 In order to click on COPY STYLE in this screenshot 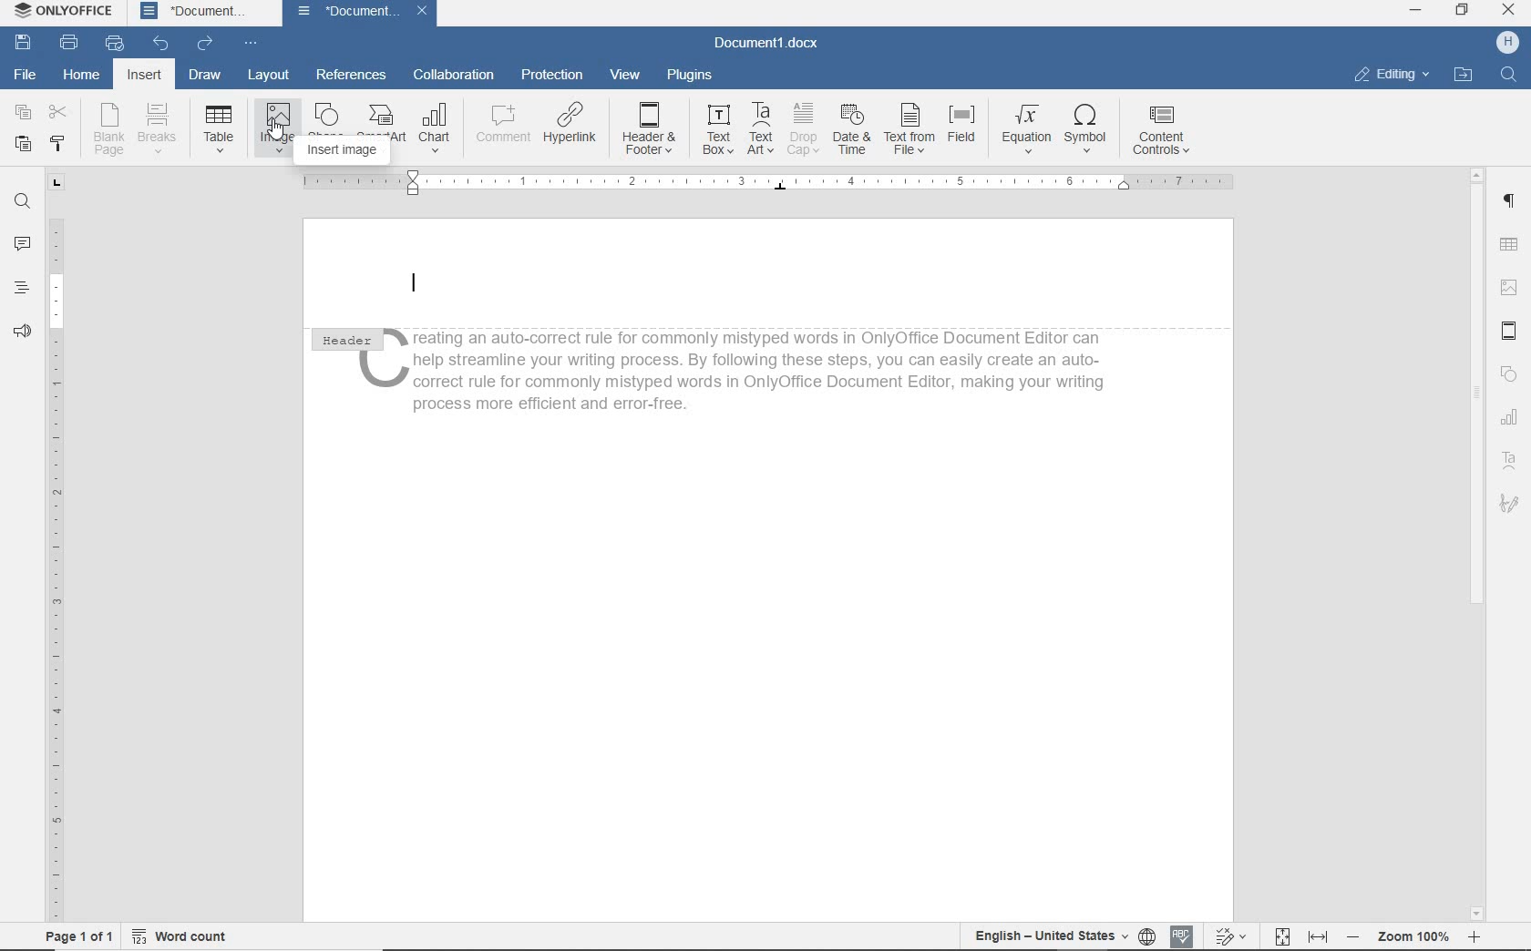, I will do `click(60, 143)`.